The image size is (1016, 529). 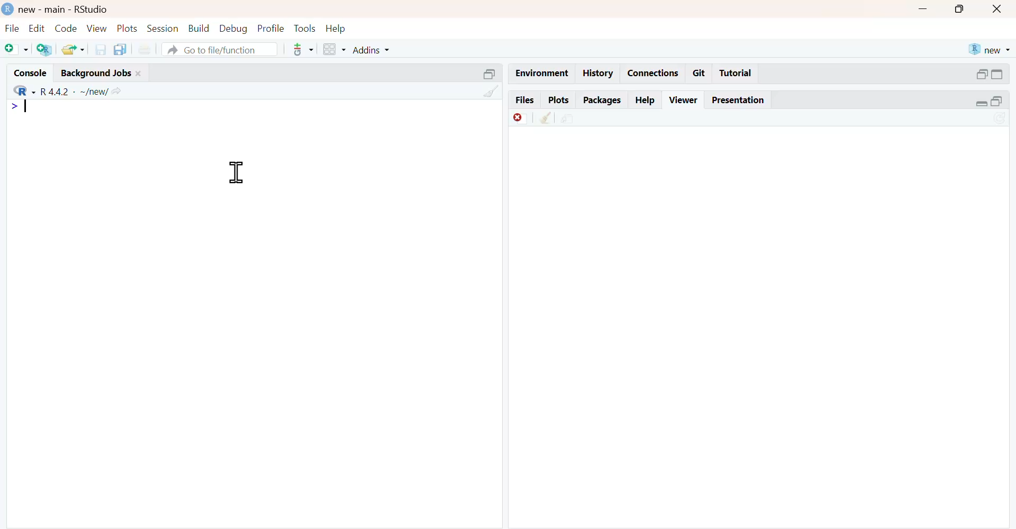 What do you see at coordinates (101, 50) in the screenshot?
I see `save` at bounding box center [101, 50].